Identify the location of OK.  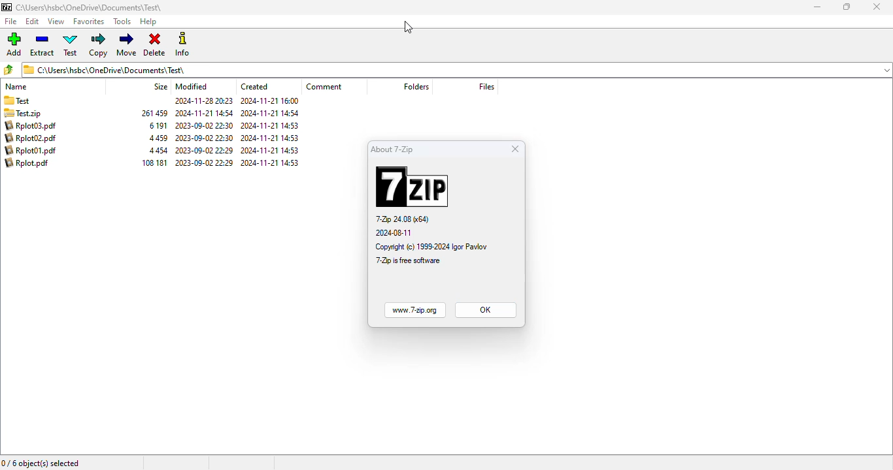
(485, 310).